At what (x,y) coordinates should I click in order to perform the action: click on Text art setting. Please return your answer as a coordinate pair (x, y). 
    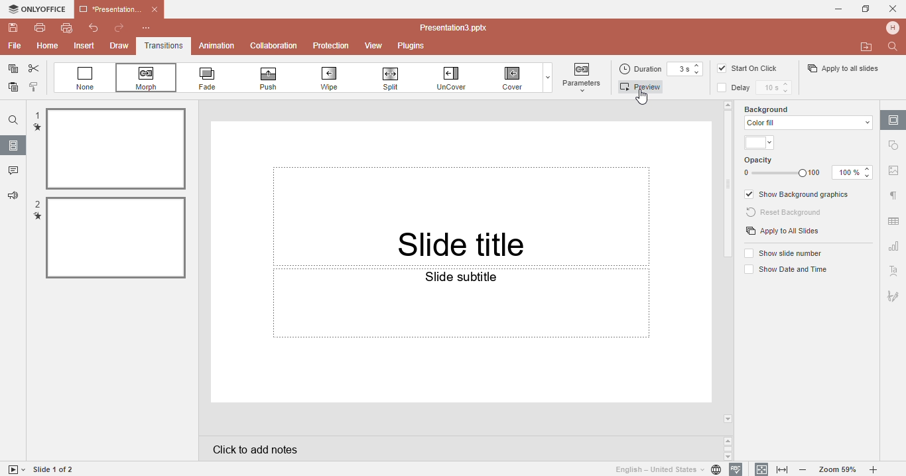
    Looking at the image, I should click on (893, 270).